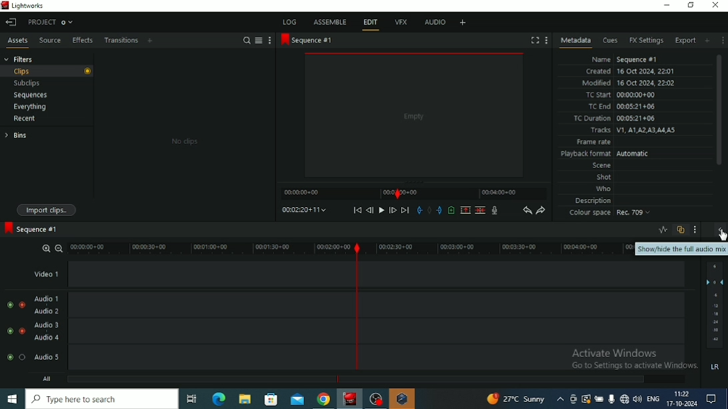 Image resolution: width=728 pixels, height=409 pixels. Describe the element at coordinates (436, 22) in the screenshot. I see `AUDIO` at that location.